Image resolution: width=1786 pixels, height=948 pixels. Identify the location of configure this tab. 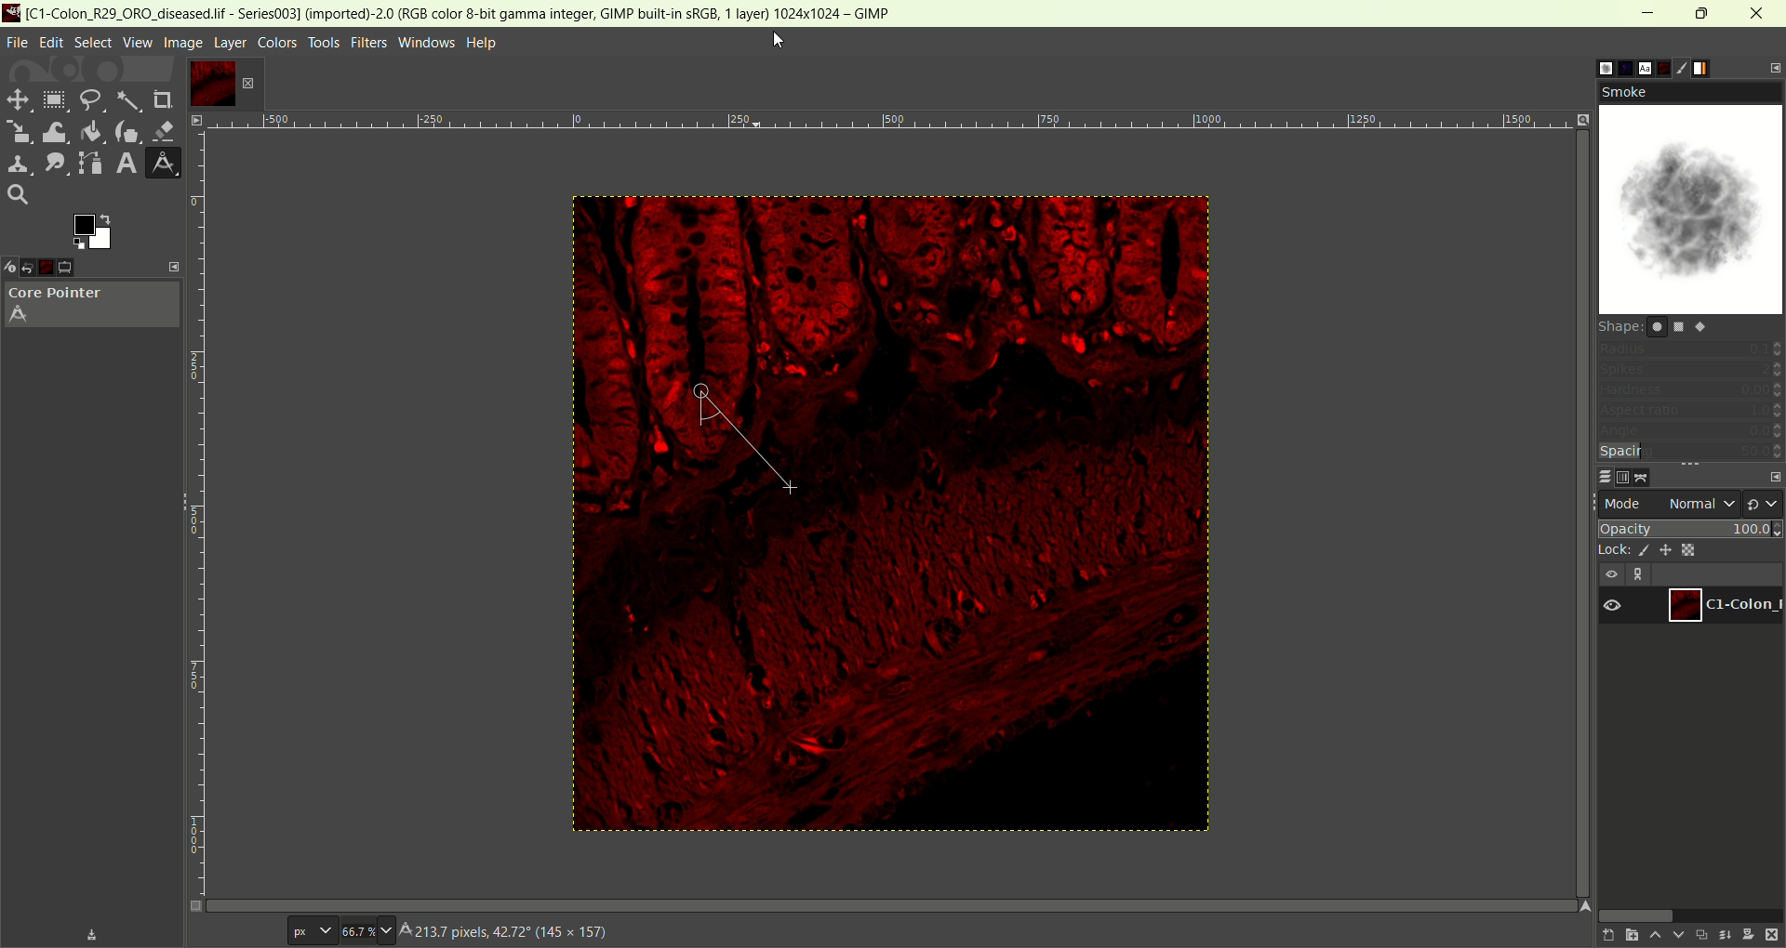
(1772, 69).